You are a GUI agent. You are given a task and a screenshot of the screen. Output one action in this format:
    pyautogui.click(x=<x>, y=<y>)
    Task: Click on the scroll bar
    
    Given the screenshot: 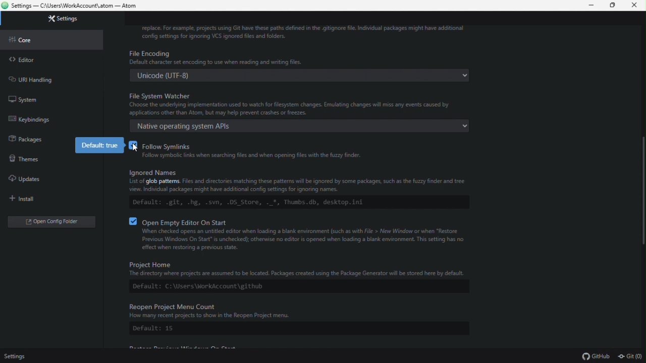 What is the action you would take?
    pyautogui.click(x=641, y=188)
    